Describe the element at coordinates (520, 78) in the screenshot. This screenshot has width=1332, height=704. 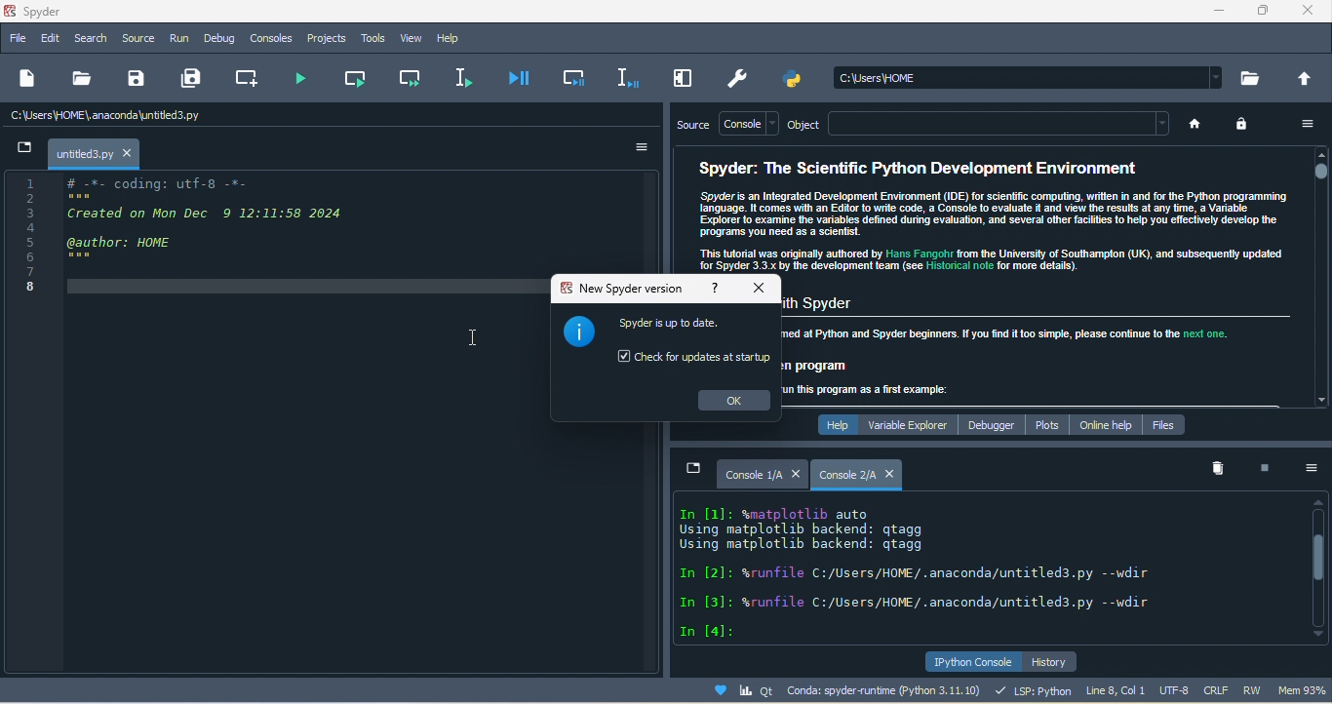
I see `debug file` at that location.